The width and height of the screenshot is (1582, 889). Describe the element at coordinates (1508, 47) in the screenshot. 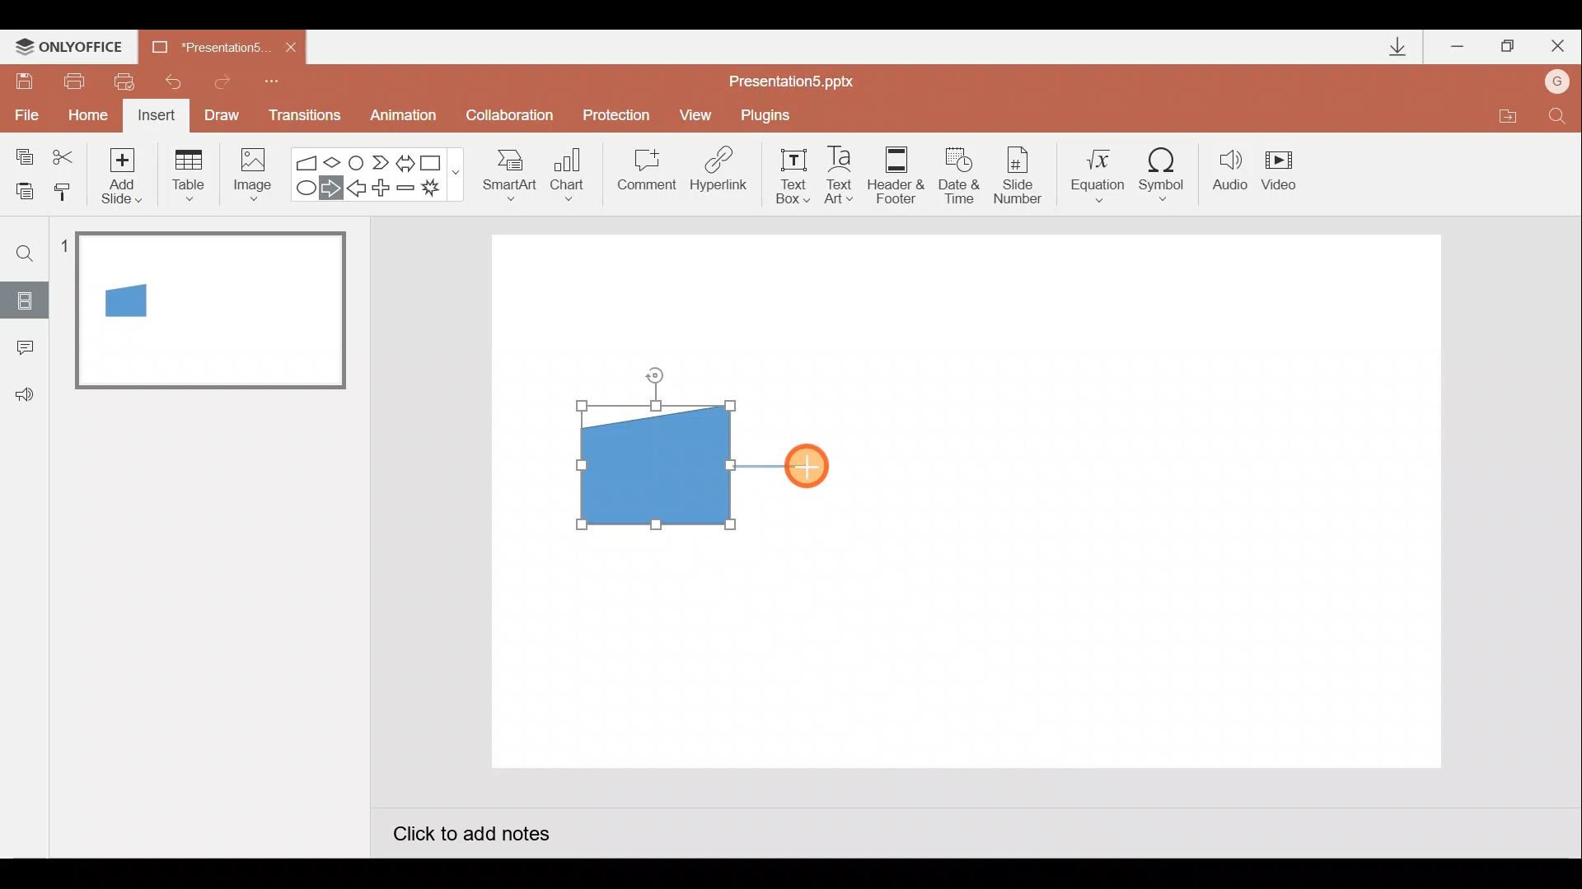

I see `Maximize` at that location.